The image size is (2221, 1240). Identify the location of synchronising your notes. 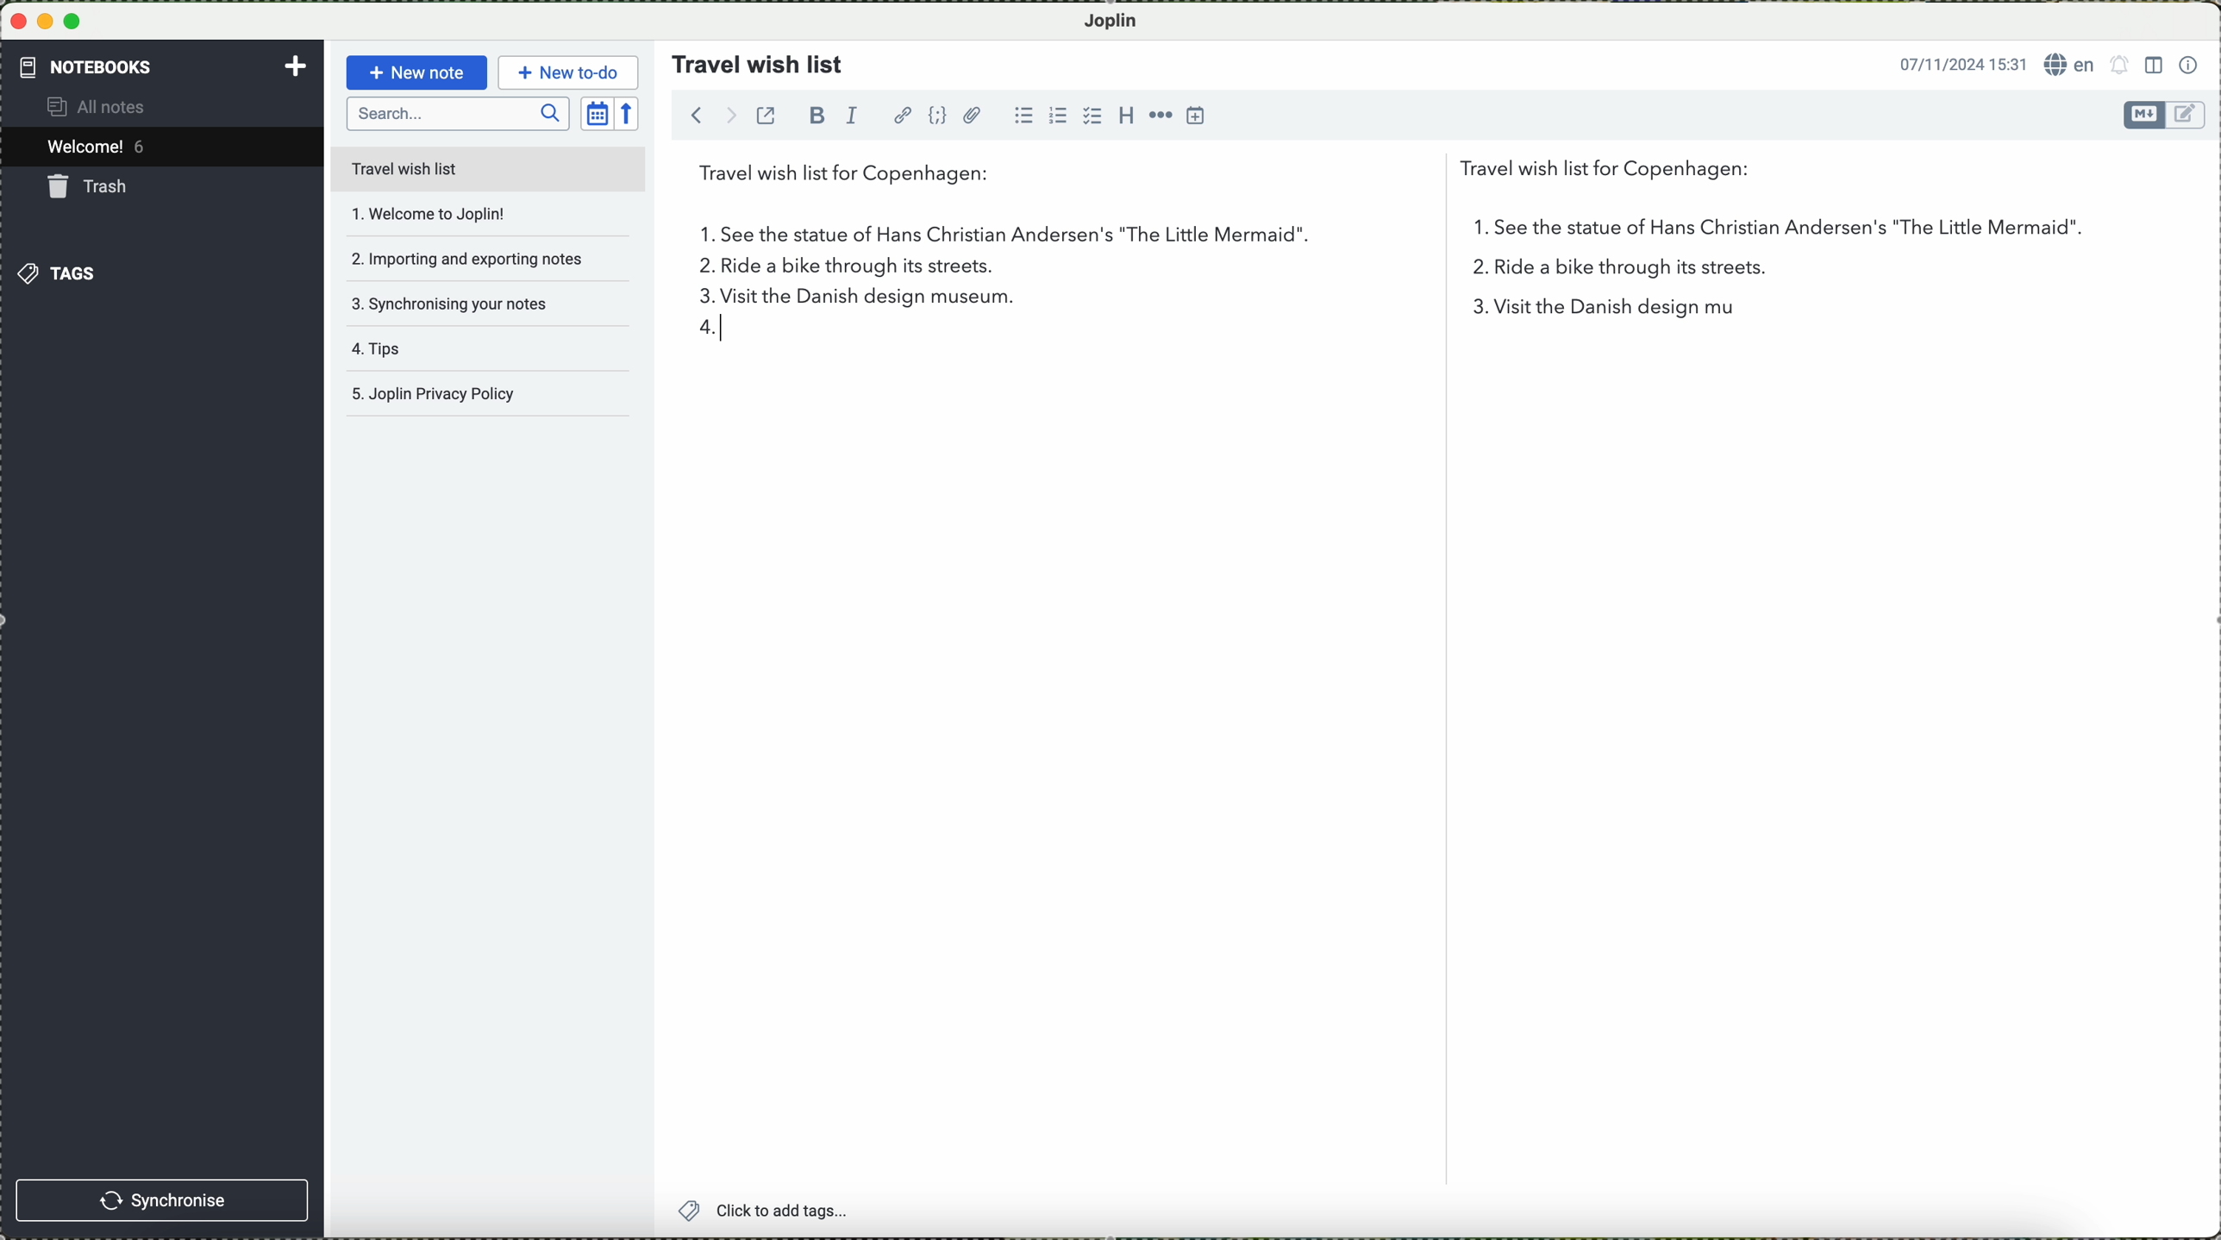
(464, 303).